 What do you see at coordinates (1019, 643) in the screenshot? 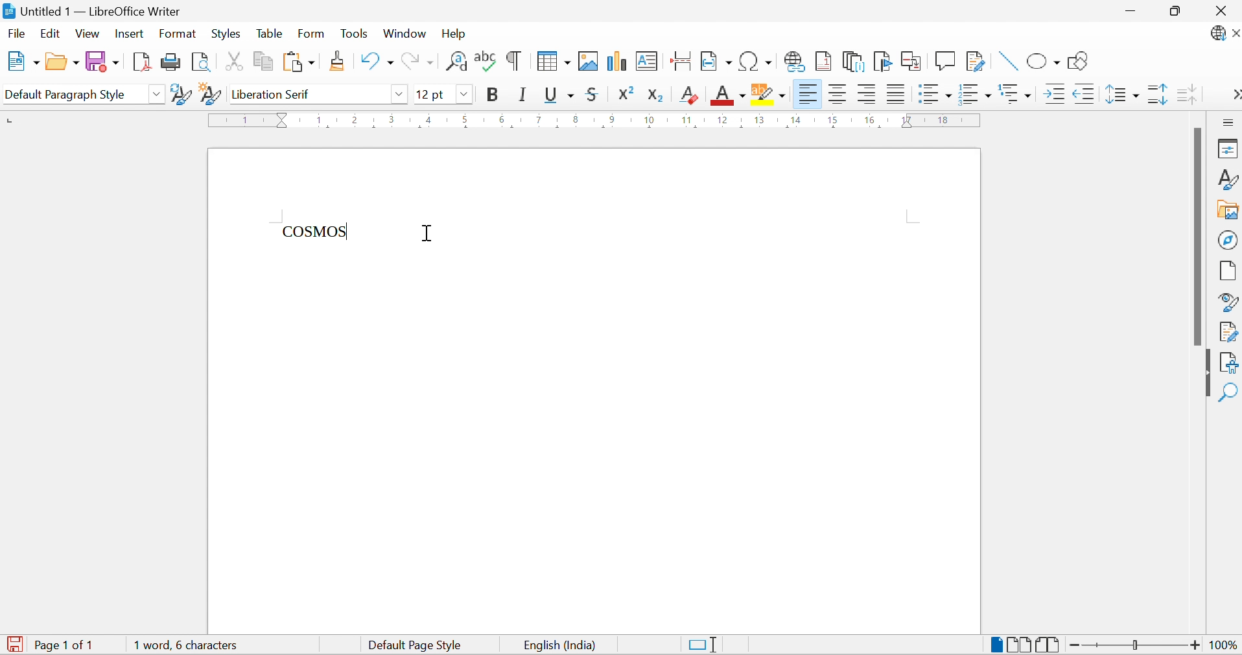
I see `Multiple Page View` at bounding box center [1019, 643].